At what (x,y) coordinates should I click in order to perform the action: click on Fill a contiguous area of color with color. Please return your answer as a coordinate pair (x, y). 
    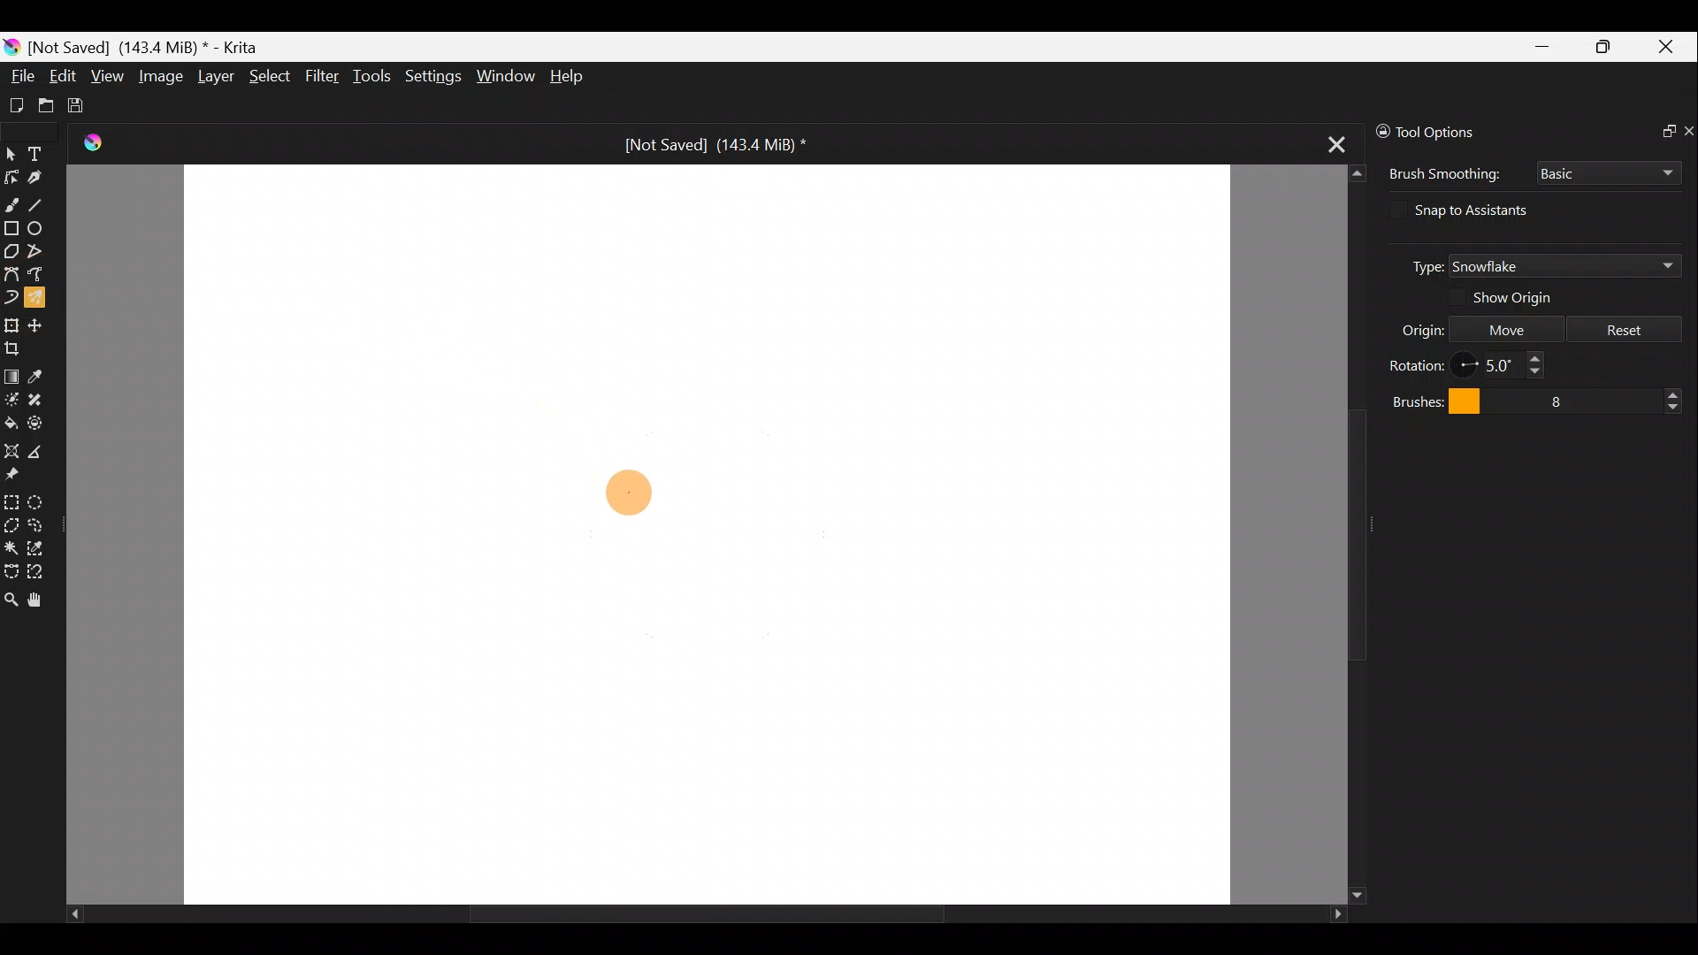
    Looking at the image, I should click on (11, 423).